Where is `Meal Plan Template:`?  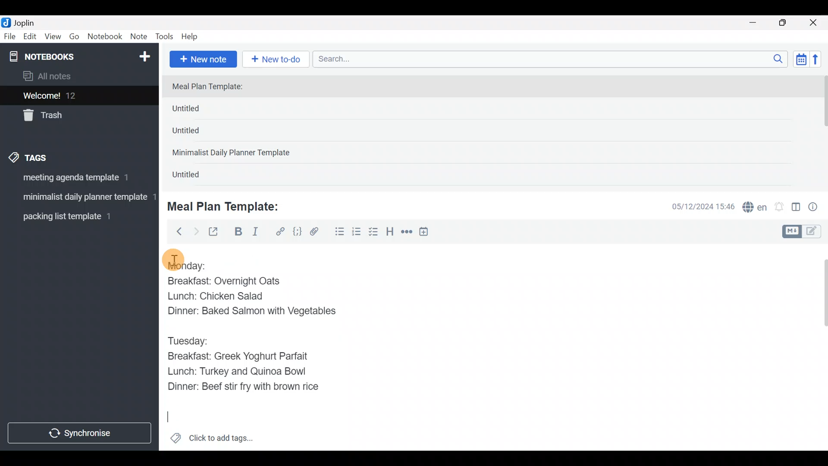
Meal Plan Template: is located at coordinates (229, 205).